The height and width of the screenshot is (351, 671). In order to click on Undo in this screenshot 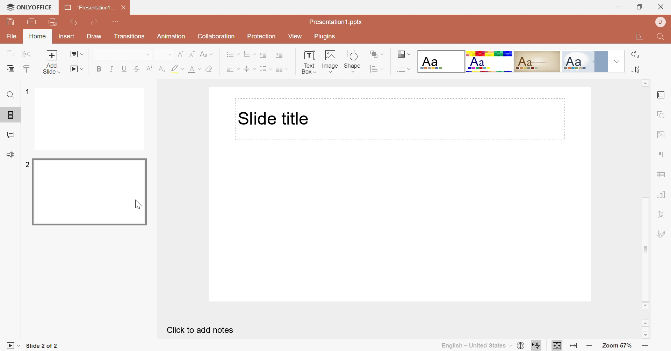, I will do `click(73, 23)`.